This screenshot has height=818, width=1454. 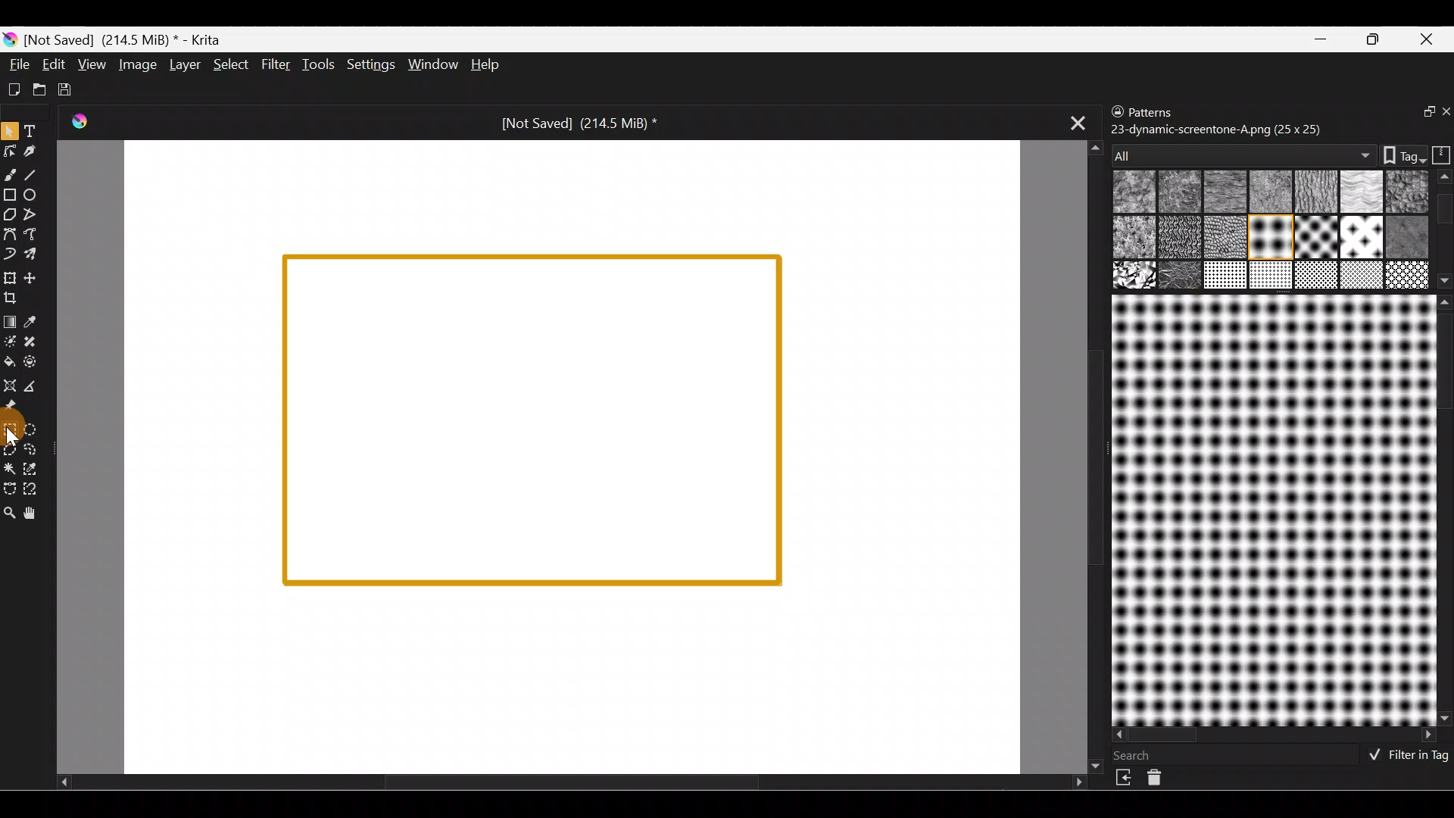 What do you see at coordinates (1112, 113) in the screenshot?
I see `Lock/unlock docker` at bounding box center [1112, 113].